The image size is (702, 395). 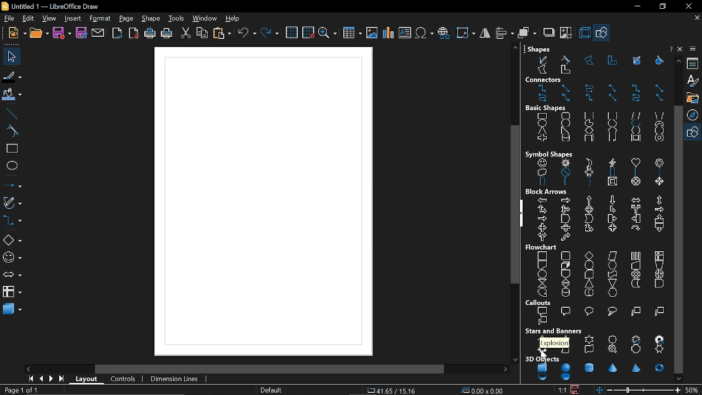 What do you see at coordinates (694, 49) in the screenshot?
I see `Sidebar settings` at bounding box center [694, 49].